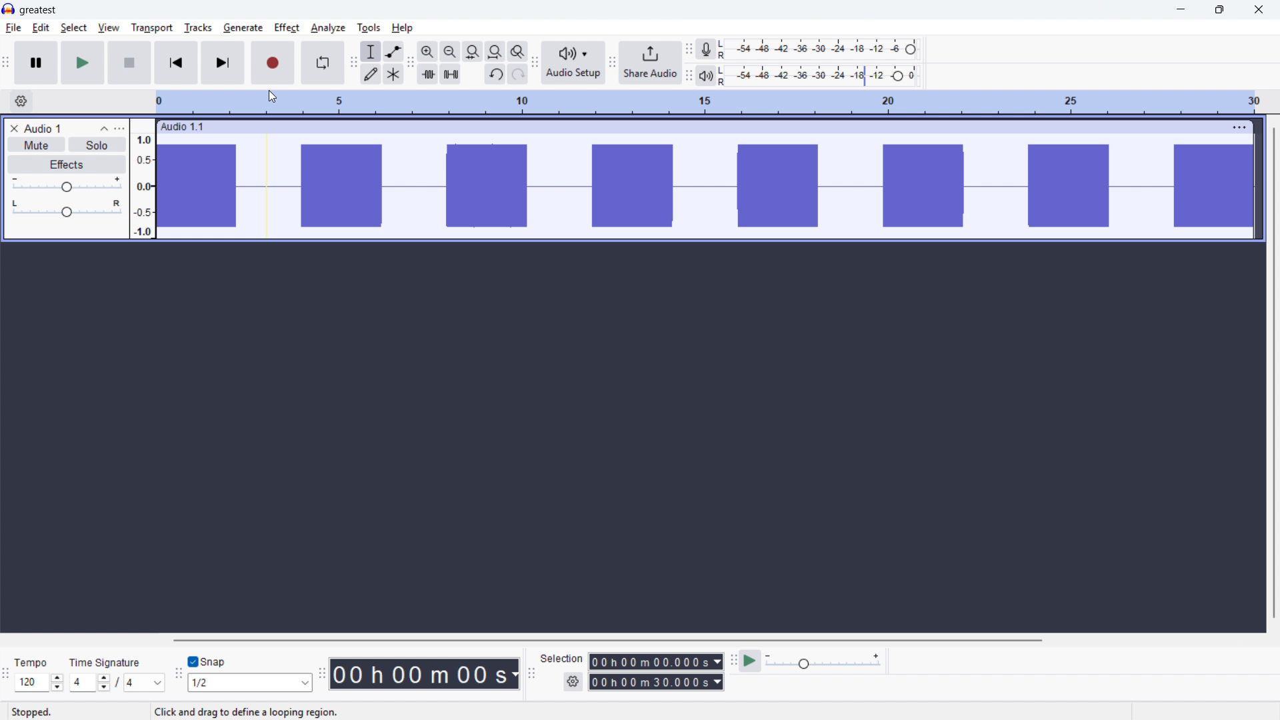  I want to click on close , so click(1259, 10).